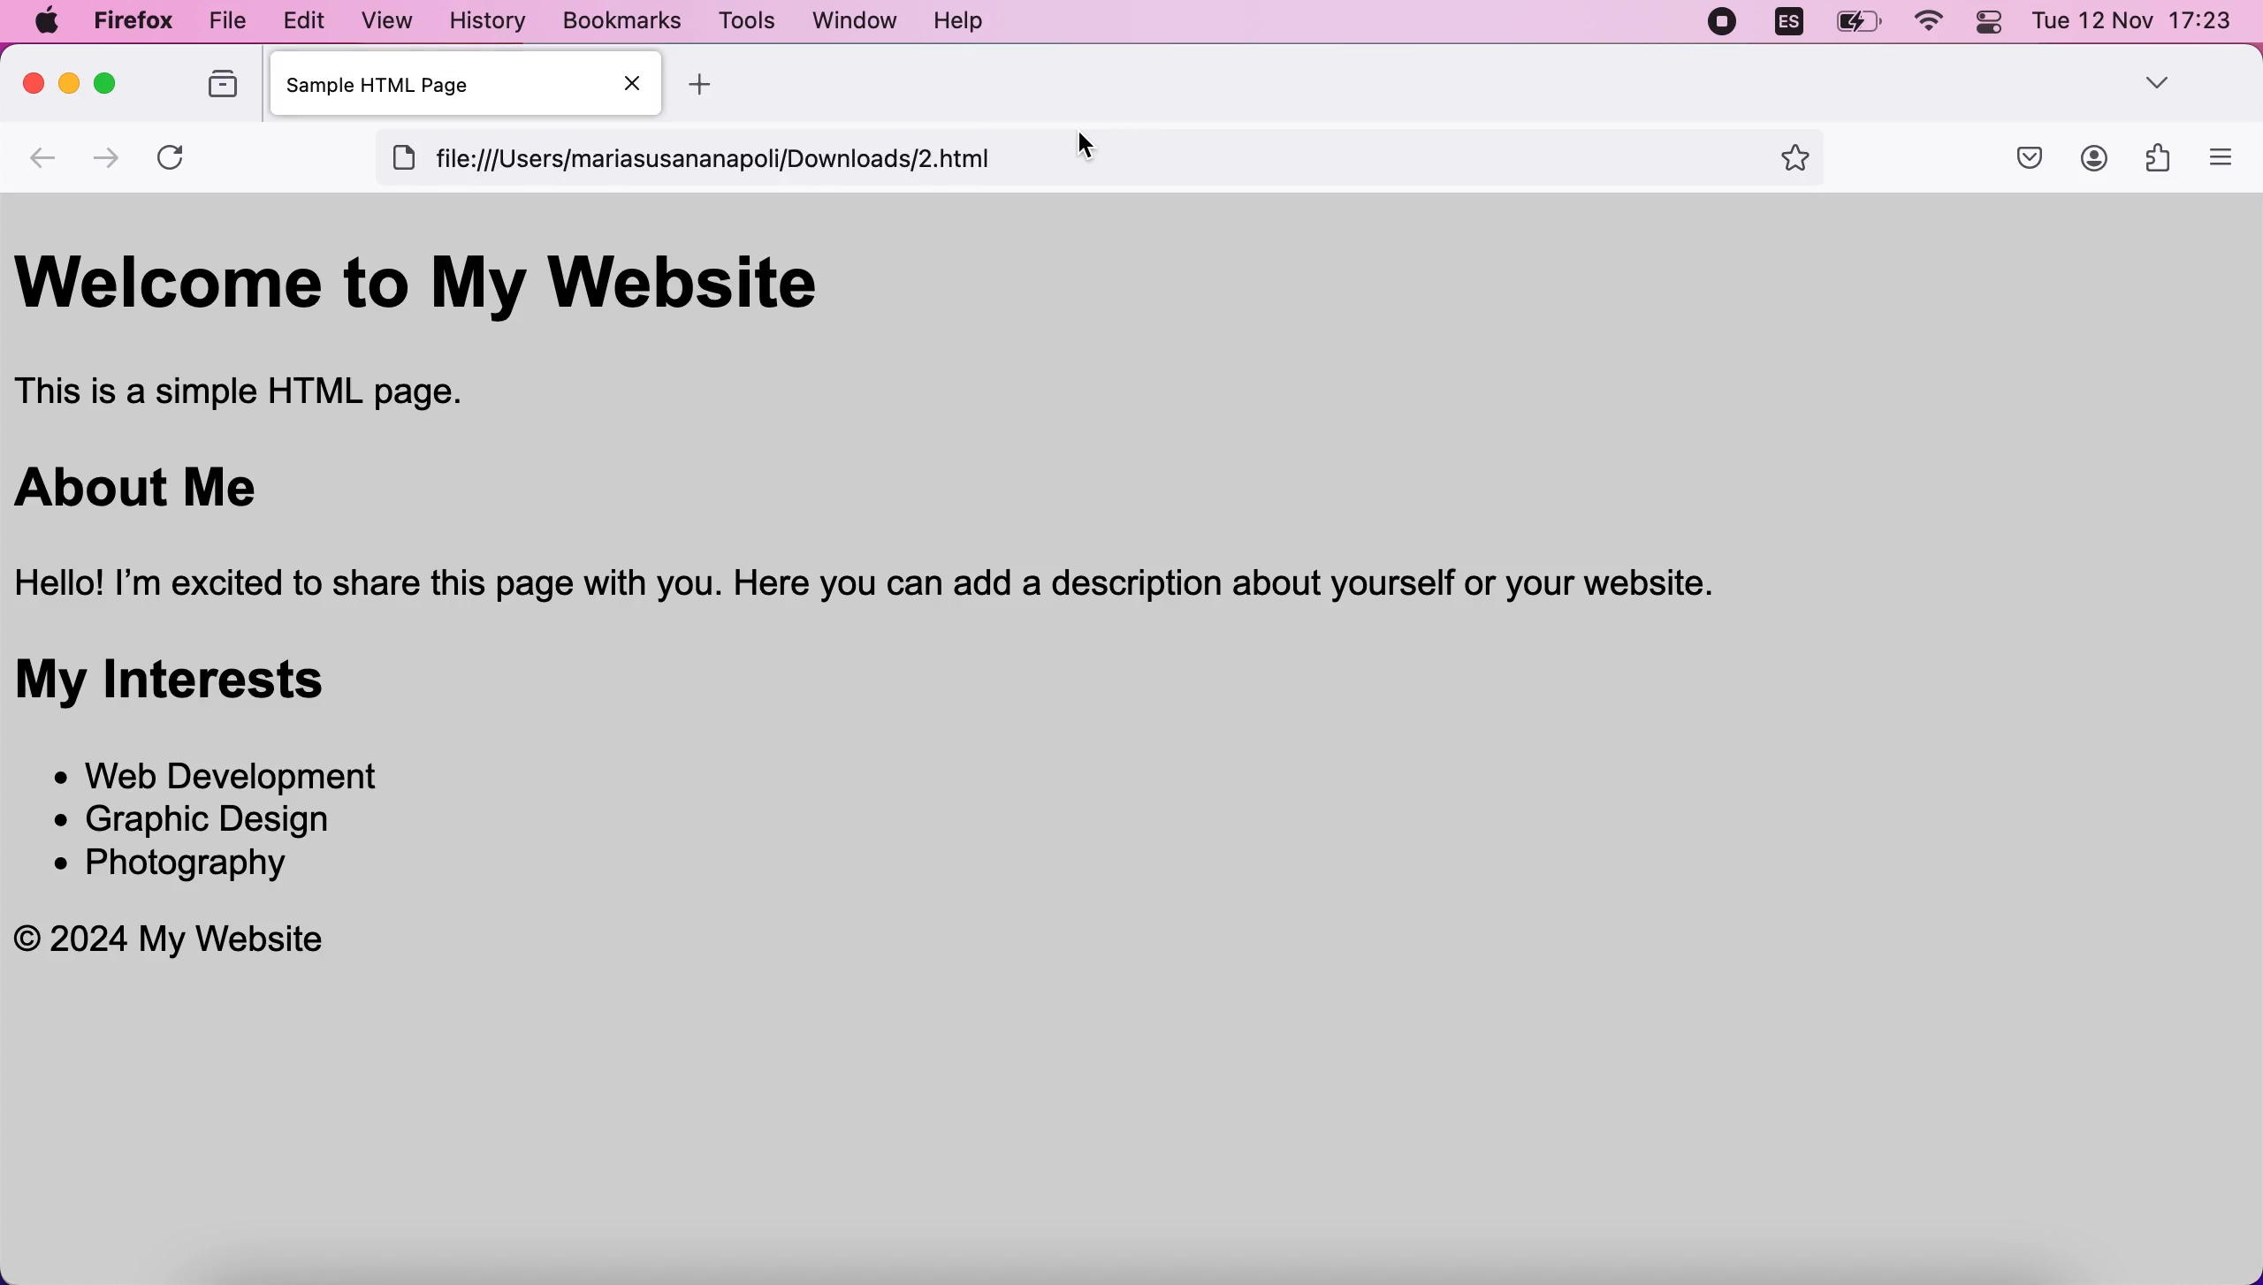  Describe the element at coordinates (2159, 157) in the screenshot. I see `extensions` at that location.